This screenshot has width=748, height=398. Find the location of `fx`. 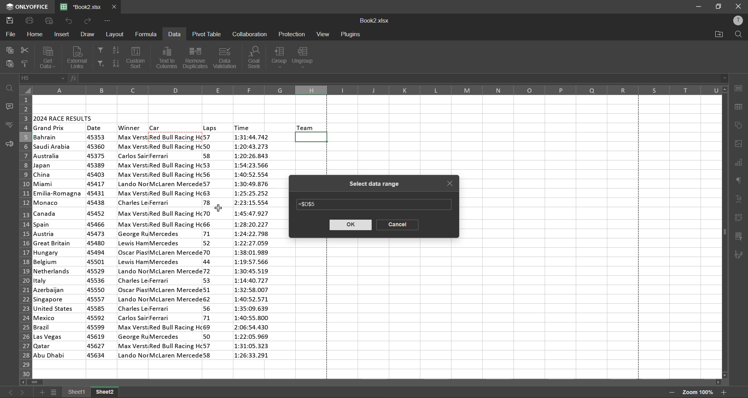

fx is located at coordinates (74, 79).